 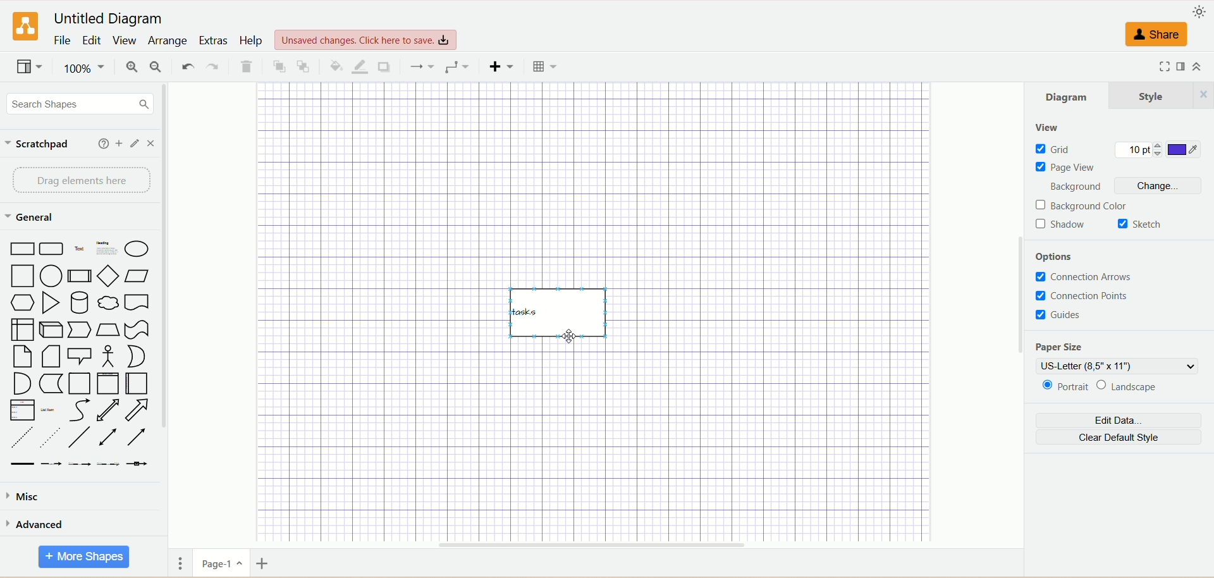 What do you see at coordinates (1186, 149) in the screenshot?
I see `color` at bounding box center [1186, 149].